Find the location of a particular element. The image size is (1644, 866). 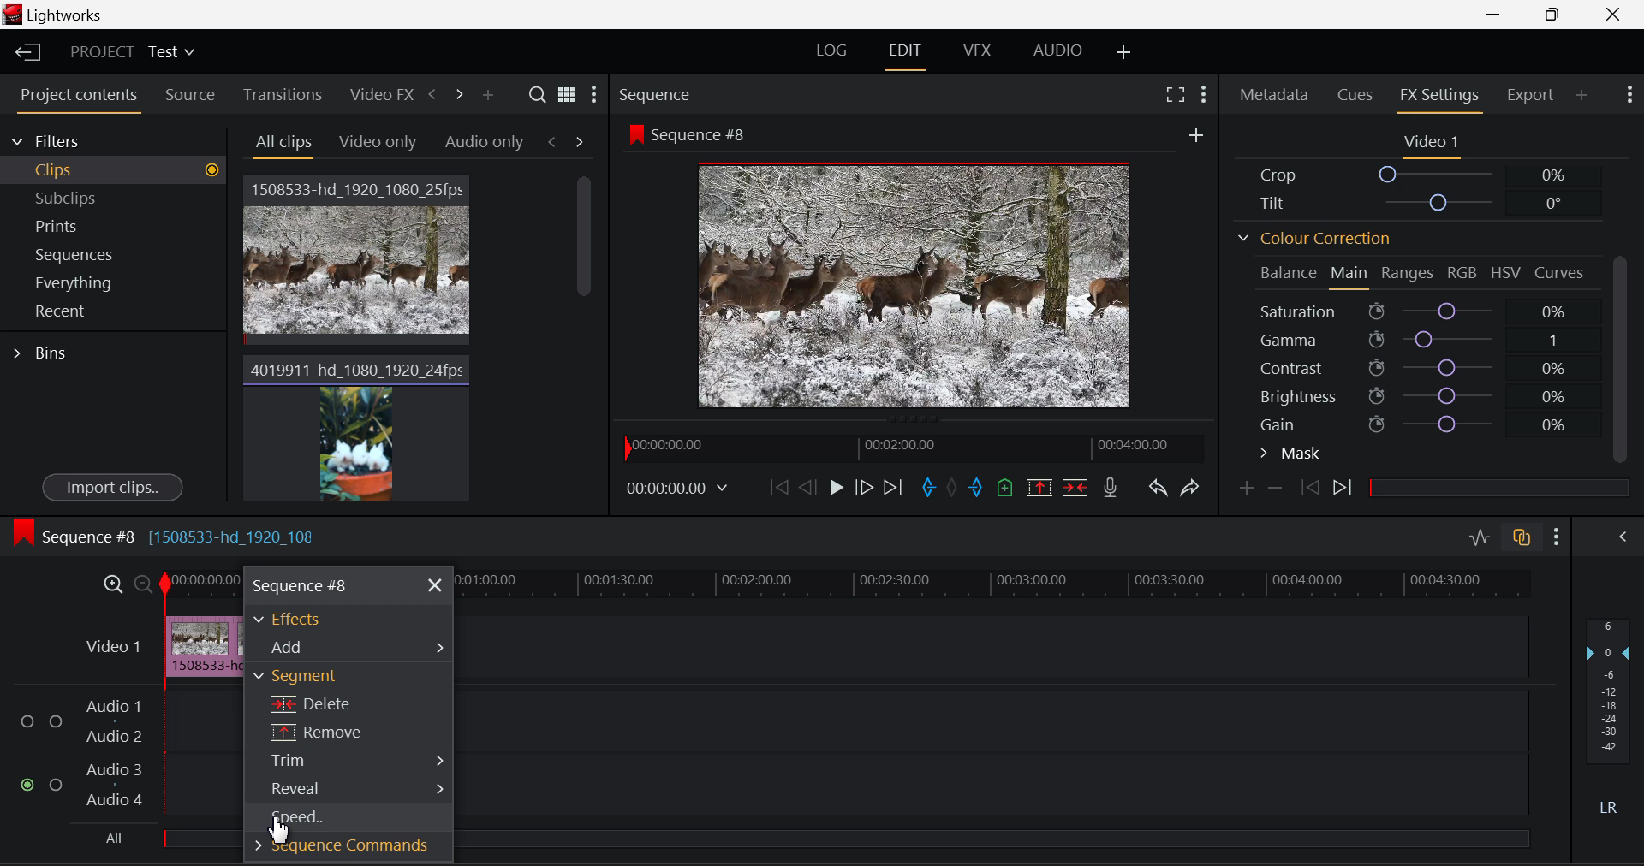

Previous keyframe is located at coordinates (1307, 489).